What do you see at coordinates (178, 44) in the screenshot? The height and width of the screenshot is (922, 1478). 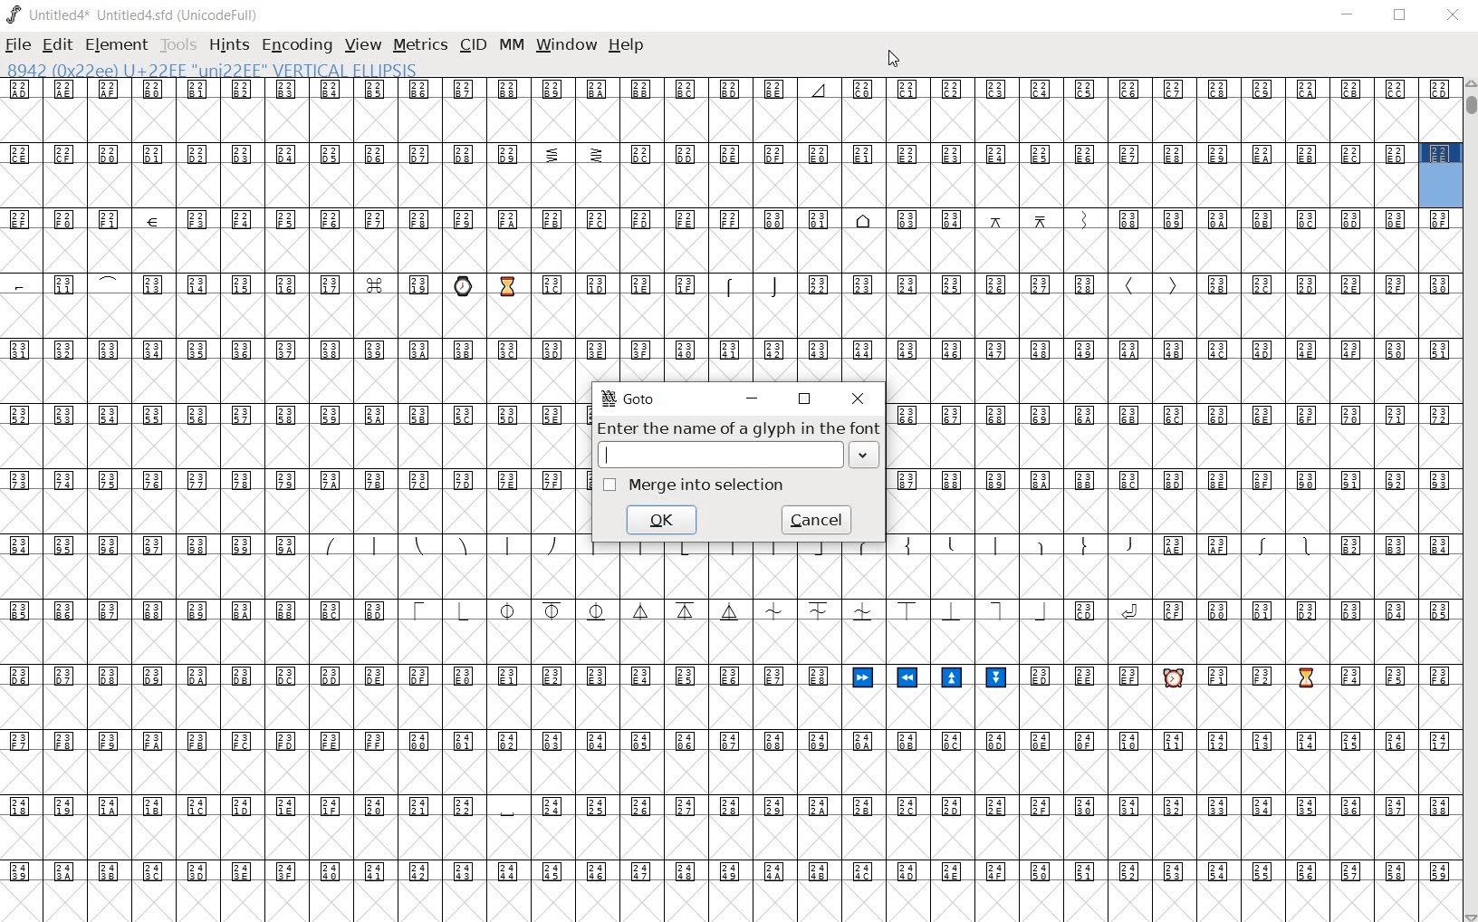 I see `TOOLS` at bounding box center [178, 44].